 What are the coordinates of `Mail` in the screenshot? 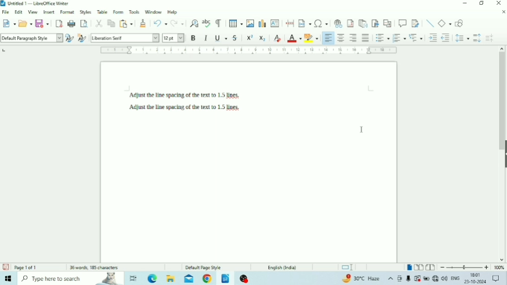 It's located at (189, 279).